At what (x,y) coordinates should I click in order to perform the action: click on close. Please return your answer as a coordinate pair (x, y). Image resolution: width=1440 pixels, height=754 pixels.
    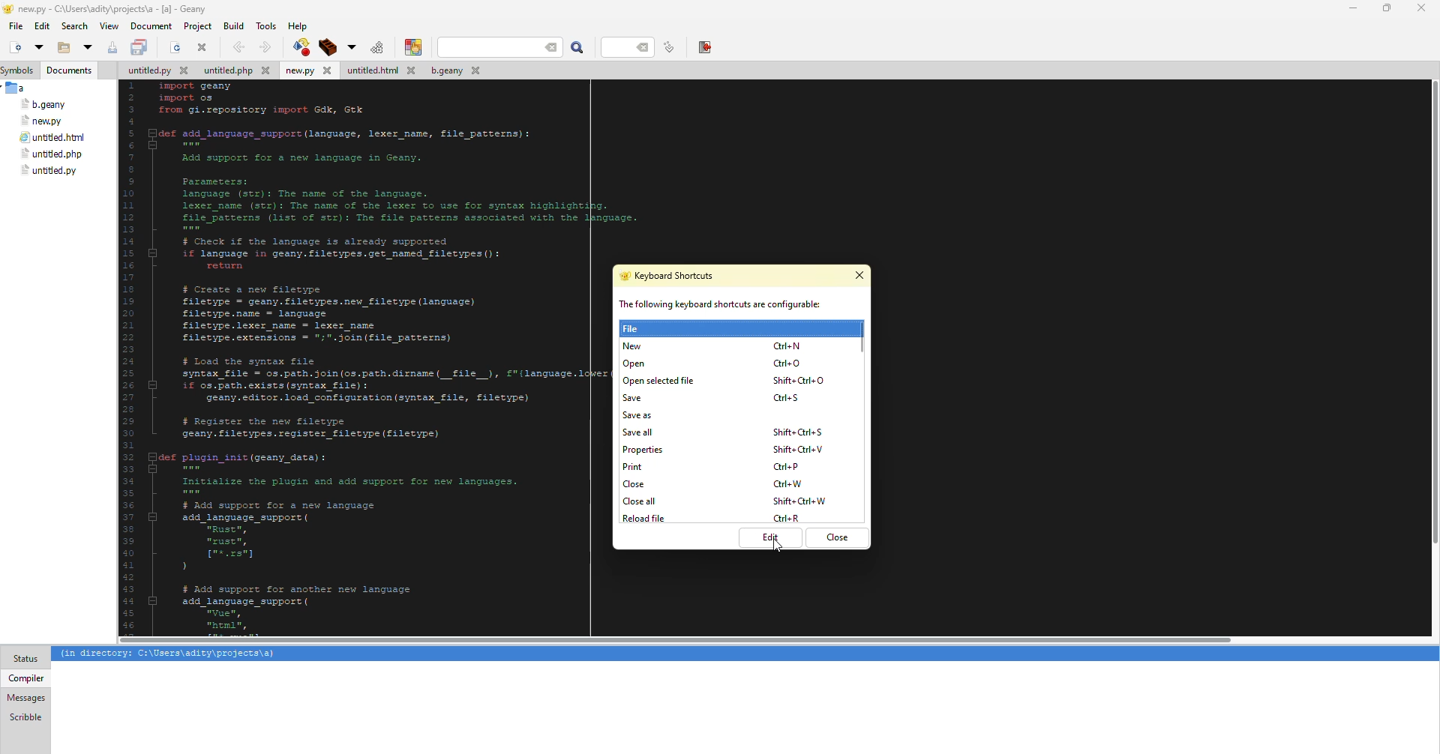
    Looking at the image, I should click on (1420, 8).